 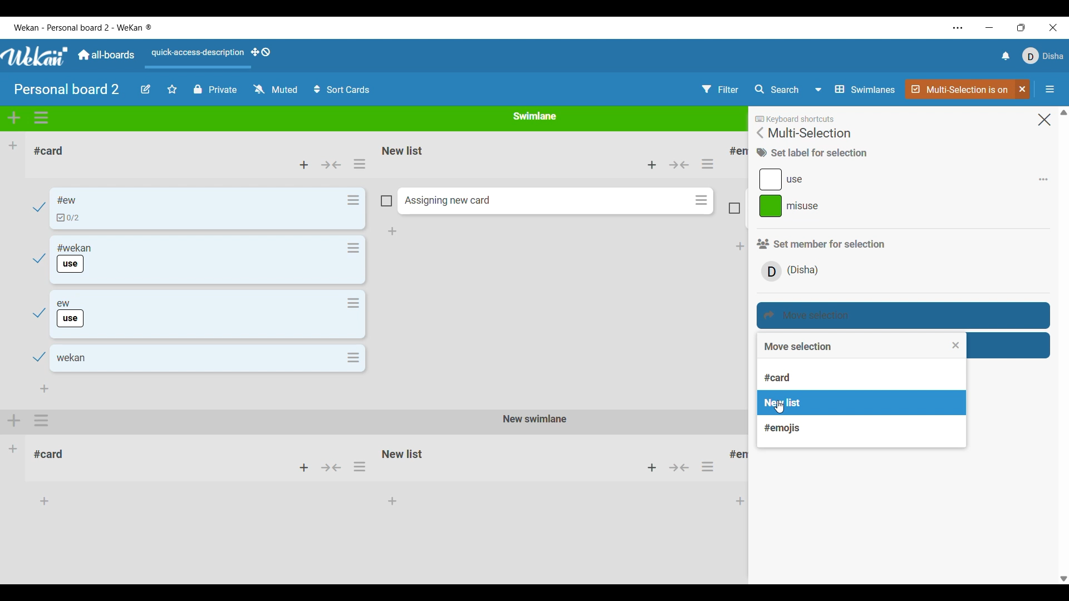 I want to click on Board title, so click(x=67, y=89).